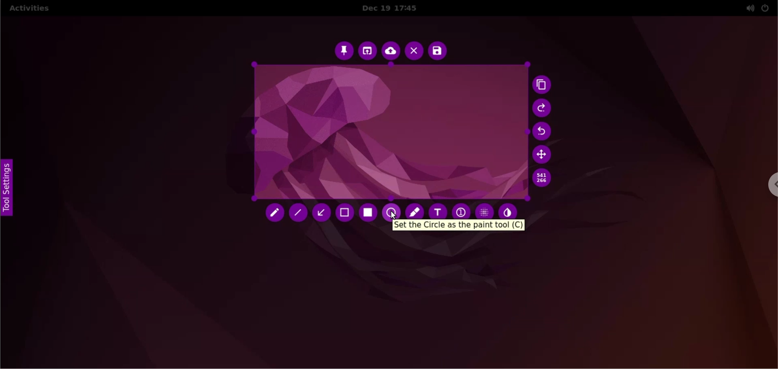 Image resolution: width=778 pixels, height=369 pixels. What do you see at coordinates (414, 52) in the screenshot?
I see `cancel capture` at bounding box center [414, 52].